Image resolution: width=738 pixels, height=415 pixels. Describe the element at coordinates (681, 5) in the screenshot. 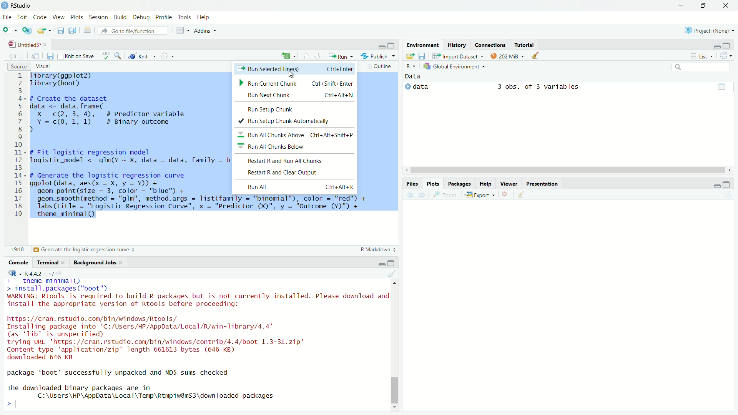

I see `minimize` at that location.